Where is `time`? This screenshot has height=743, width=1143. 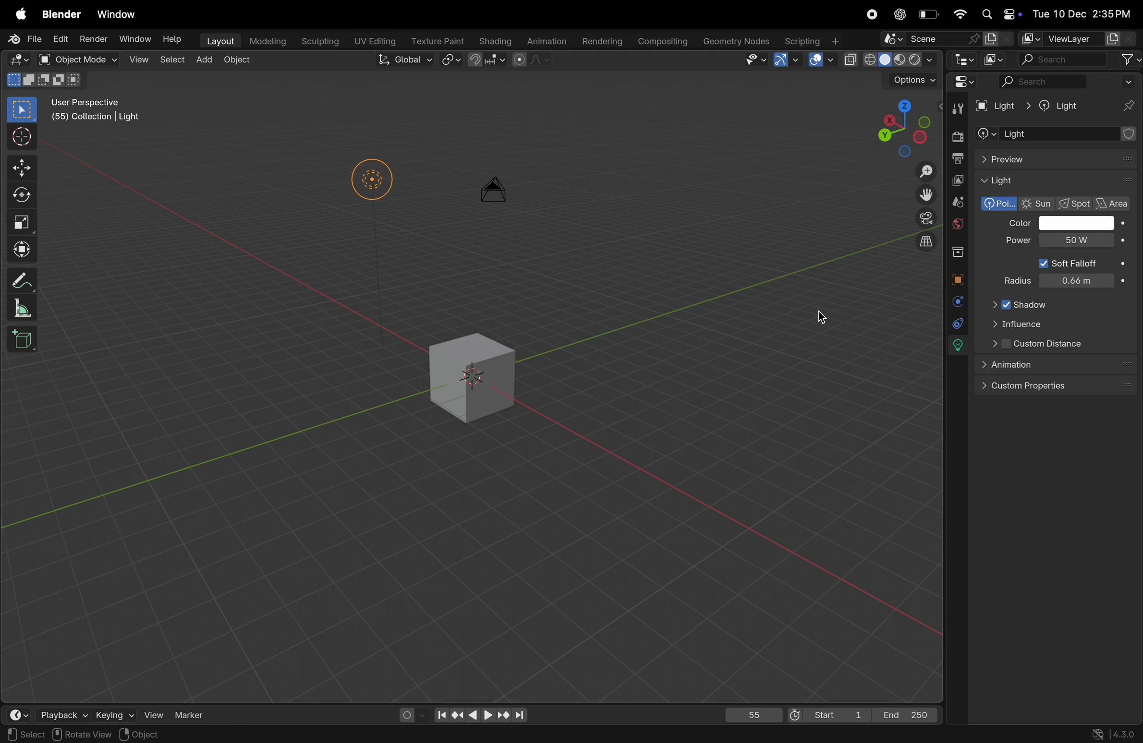 time is located at coordinates (23, 714).